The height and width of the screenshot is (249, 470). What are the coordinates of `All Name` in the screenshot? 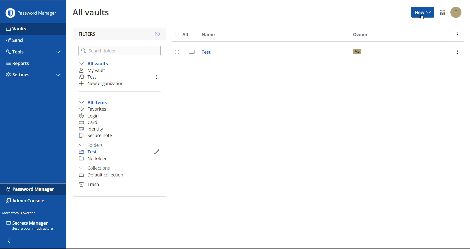 It's located at (181, 35).